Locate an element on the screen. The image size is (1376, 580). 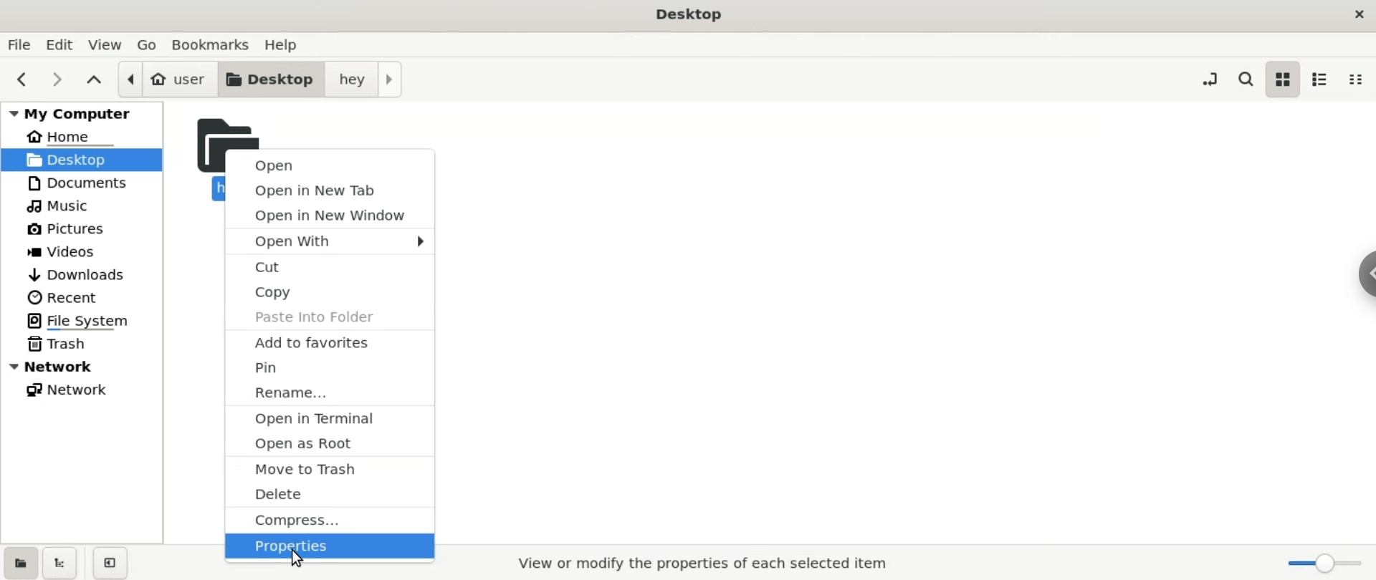
move to trash is located at coordinates (330, 467).